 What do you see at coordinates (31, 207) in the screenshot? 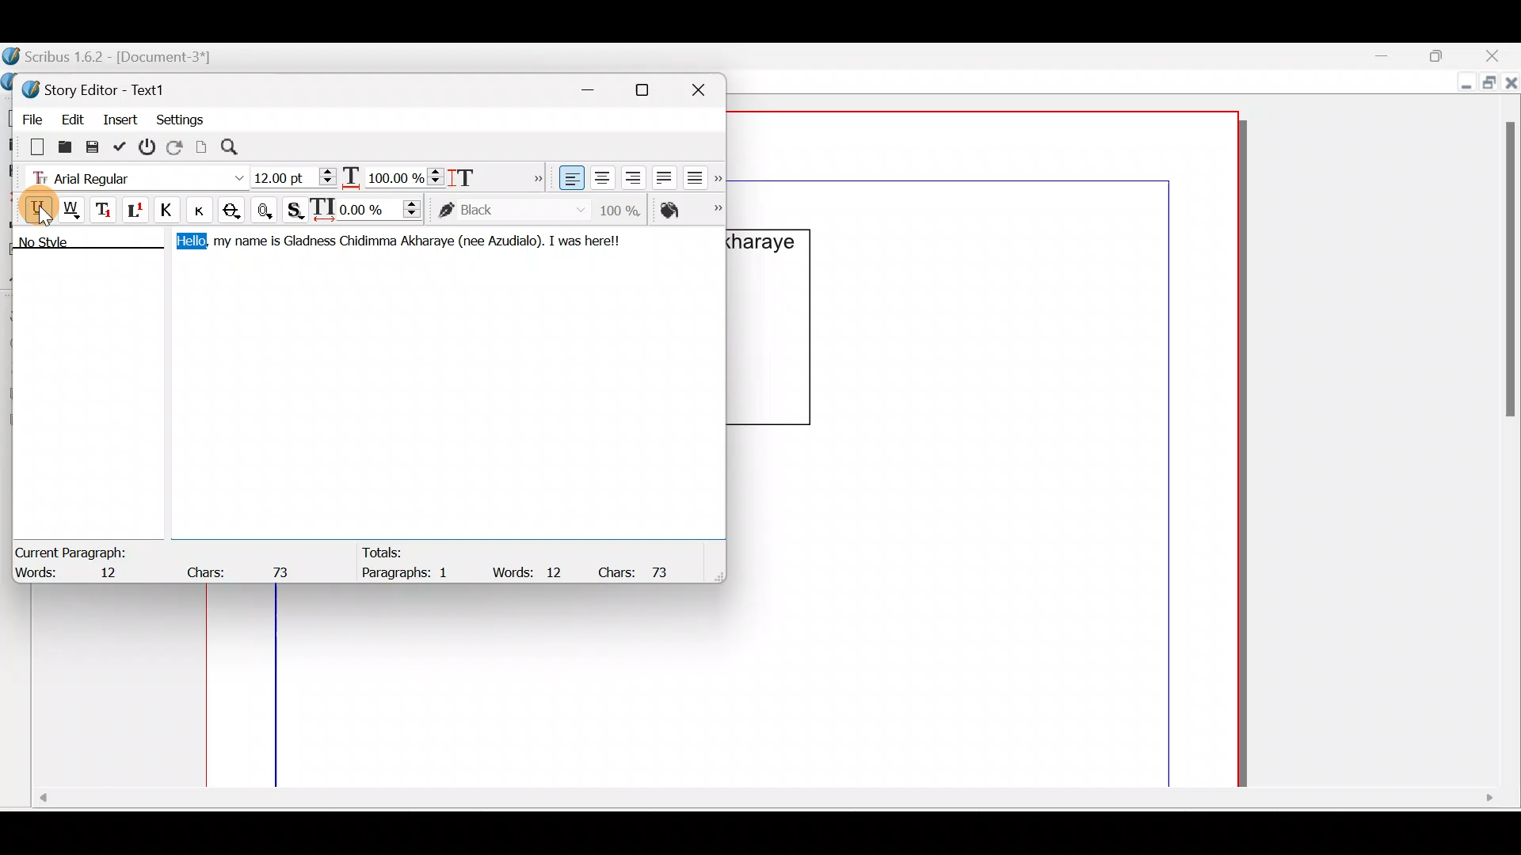
I see `Underline` at bounding box center [31, 207].